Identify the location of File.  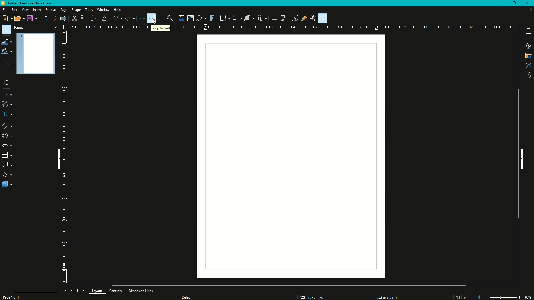
(5, 10).